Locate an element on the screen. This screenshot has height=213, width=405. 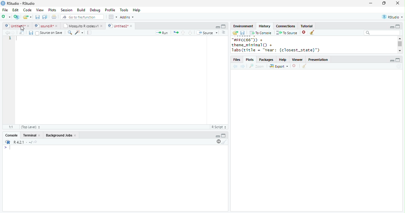
sound.R is located at coordinates (44, 26).